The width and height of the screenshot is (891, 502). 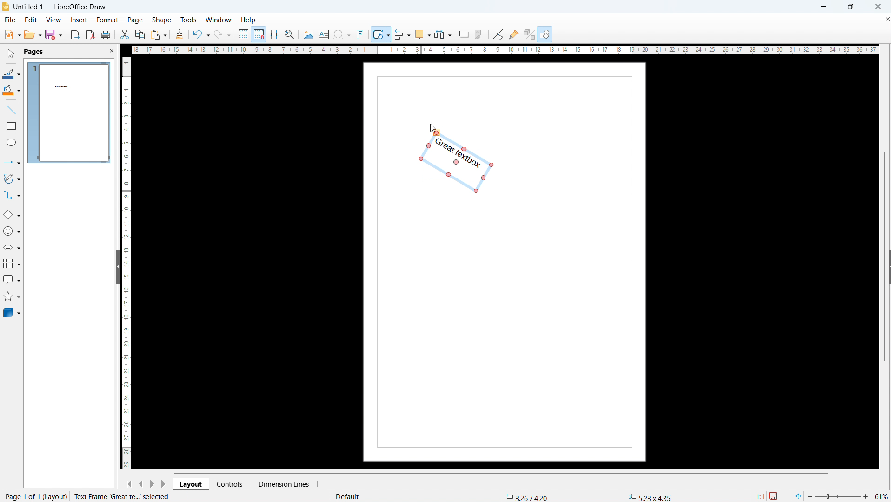 I want to click on symbol shapes, so click(x=12, y=231).